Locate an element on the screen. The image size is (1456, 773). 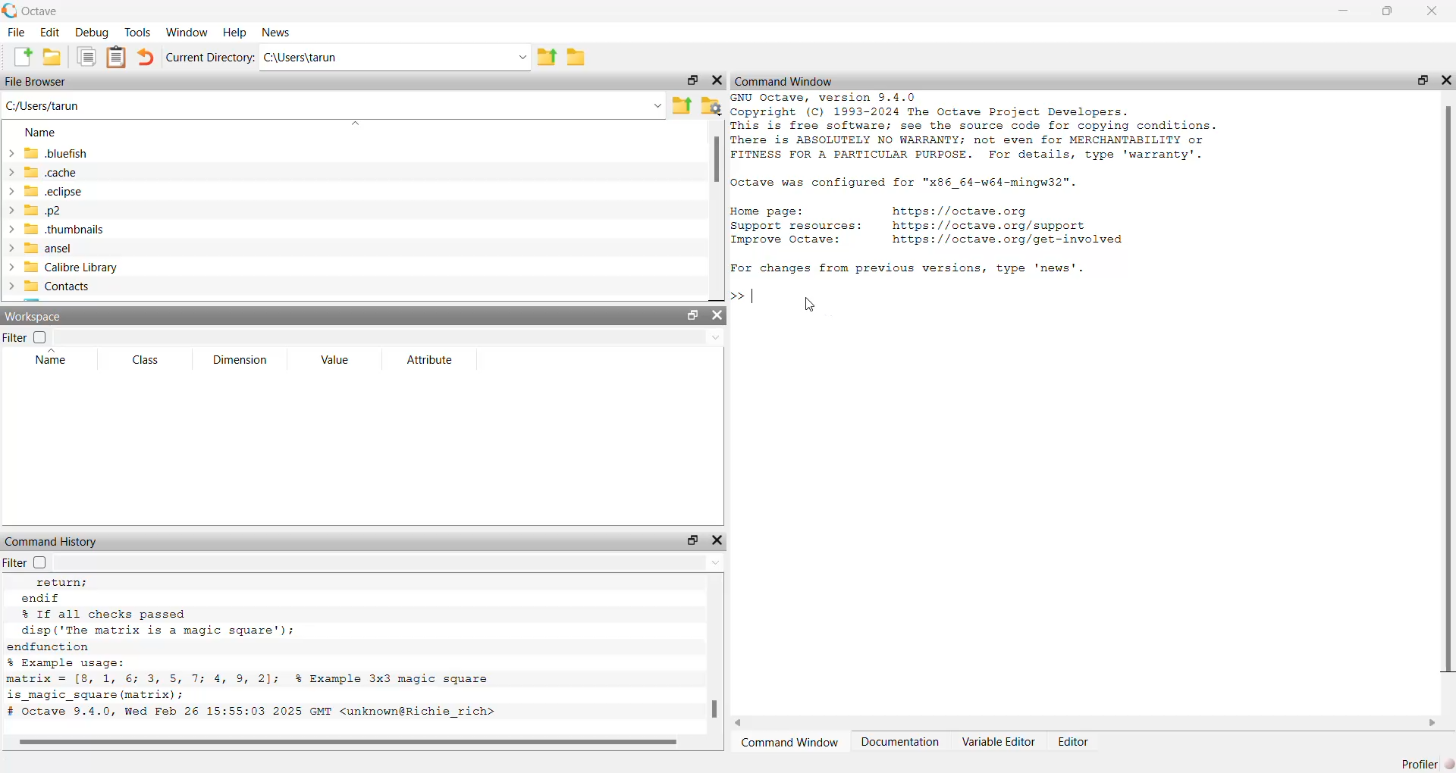
News is located at coordinates (278, 32).